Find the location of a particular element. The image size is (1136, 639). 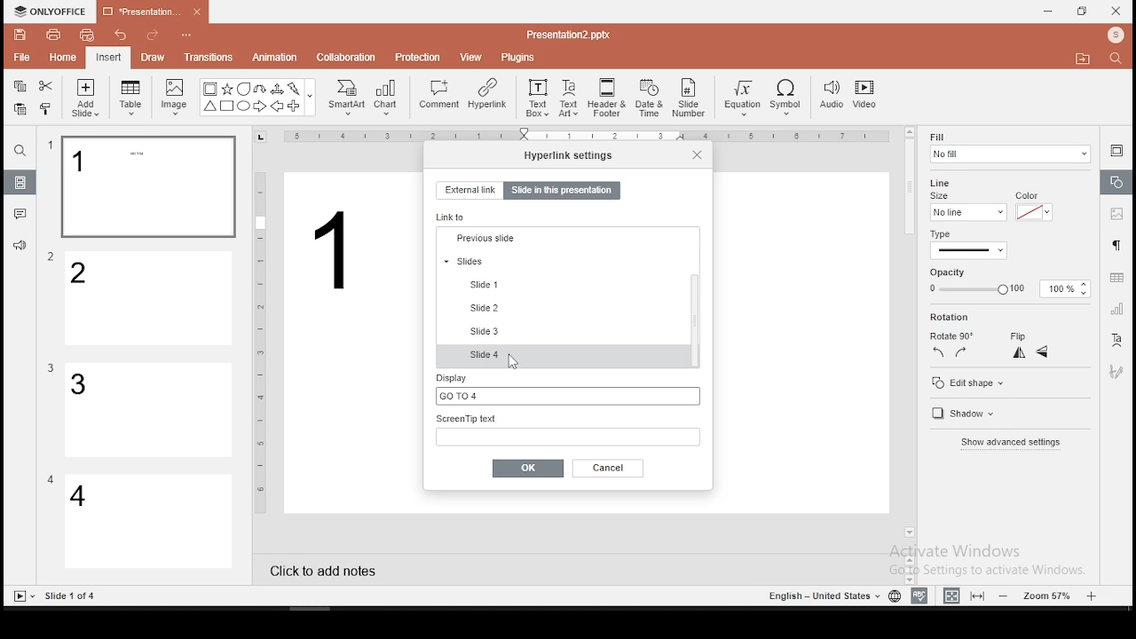

line type is located at coordinates (967, 245).